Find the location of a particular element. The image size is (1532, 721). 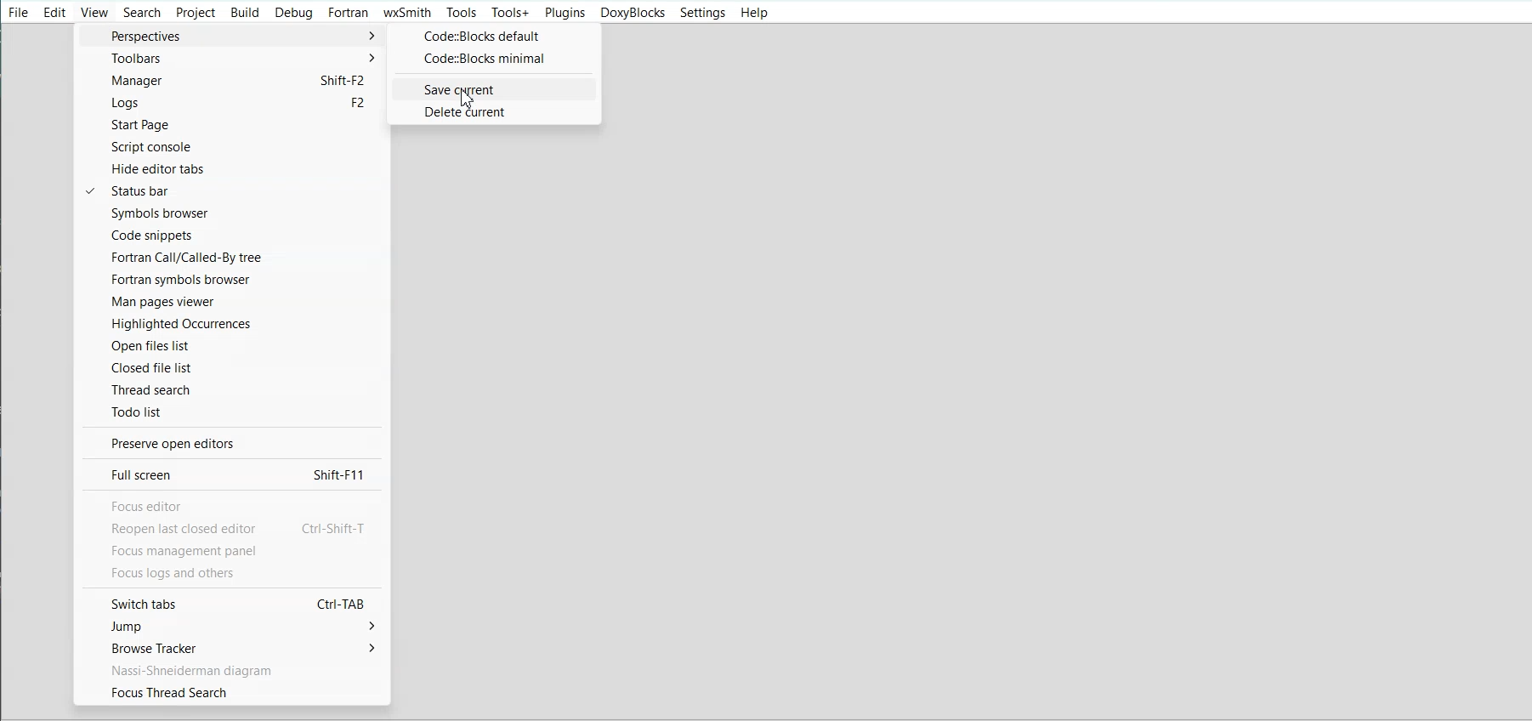

Highlighted Occurence is located at coordinates (230, 323).